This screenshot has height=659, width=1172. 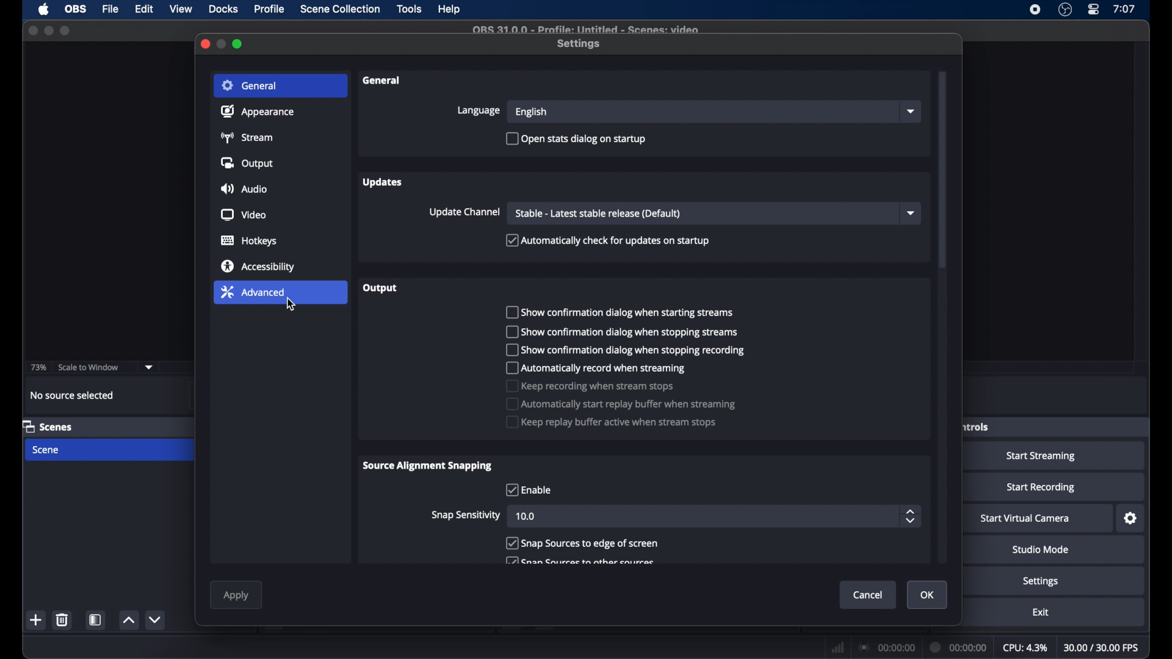 I want to click on scroll box, so click(x=942, y=170).